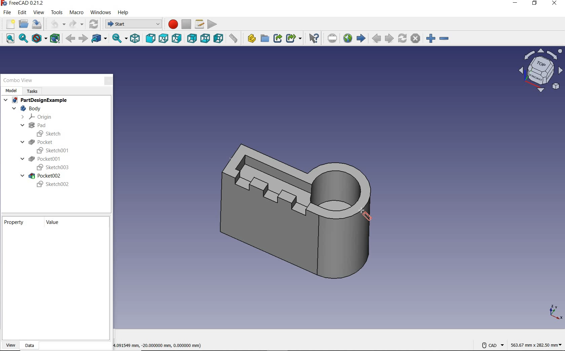 This screenshot has height=351, width=565. I want to click on next page, so click(389, 39).